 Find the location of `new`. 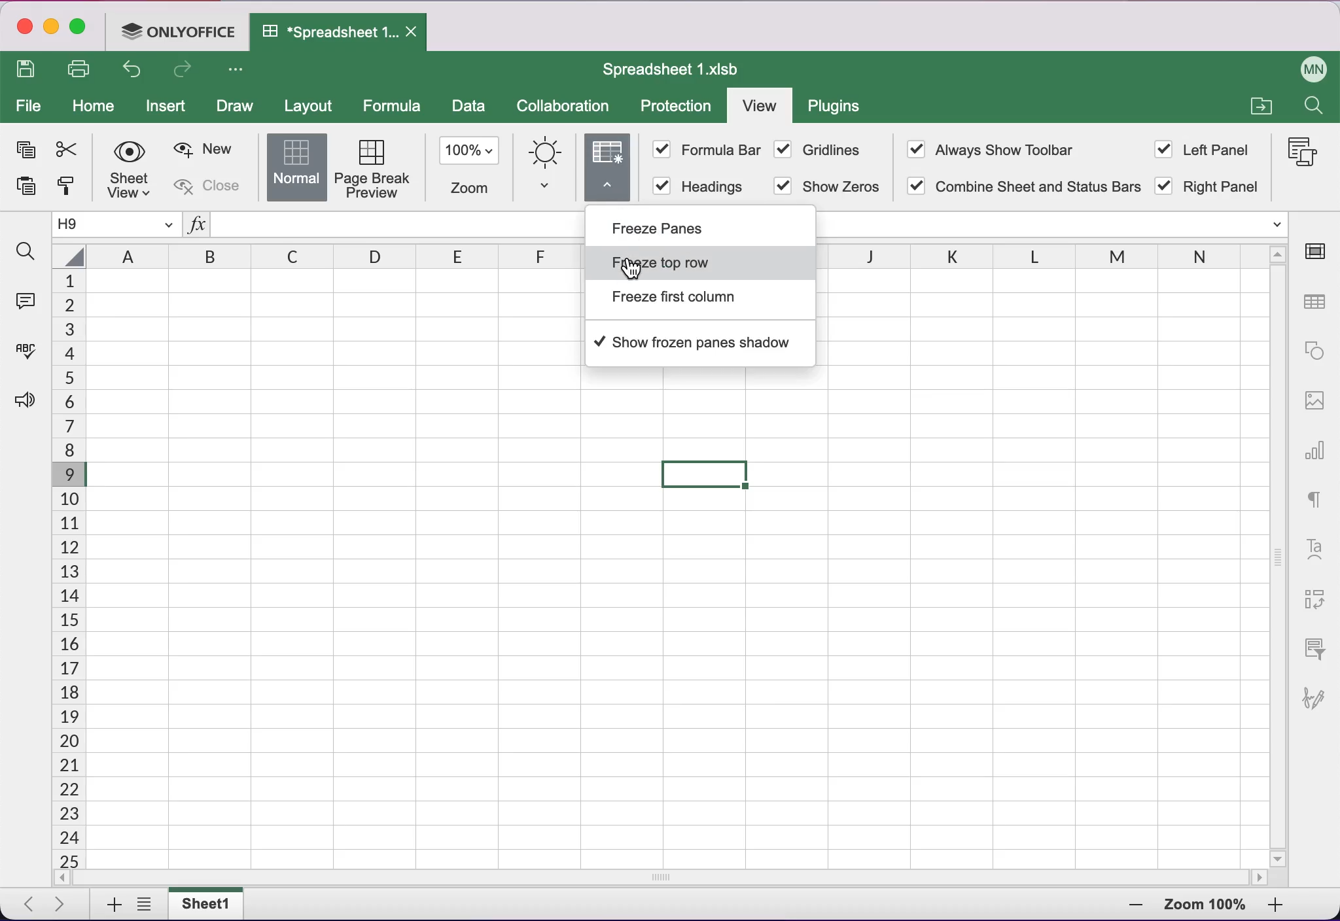

new is located at coordinates (204, 147).